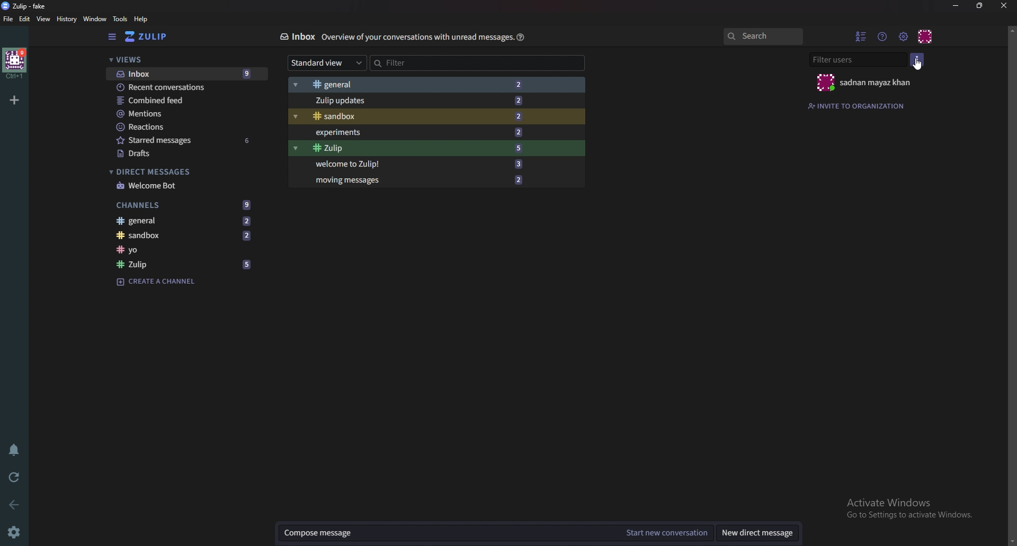  What do you see at coordinates (182, 87) in the screenshot?
I see `Recent conversations` at bounding box center [182, 87].